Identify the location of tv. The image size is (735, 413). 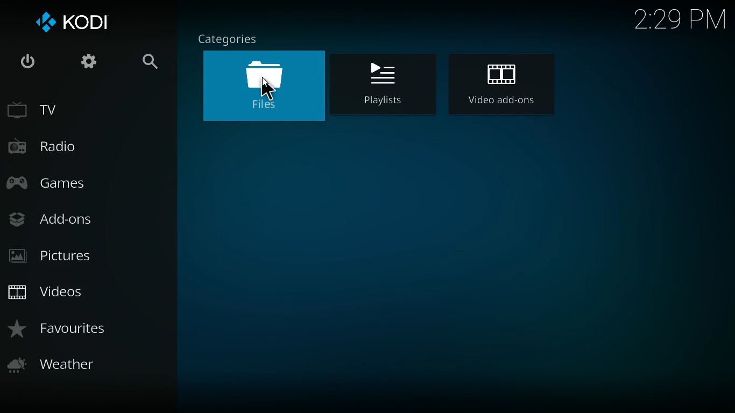
(85, 112).